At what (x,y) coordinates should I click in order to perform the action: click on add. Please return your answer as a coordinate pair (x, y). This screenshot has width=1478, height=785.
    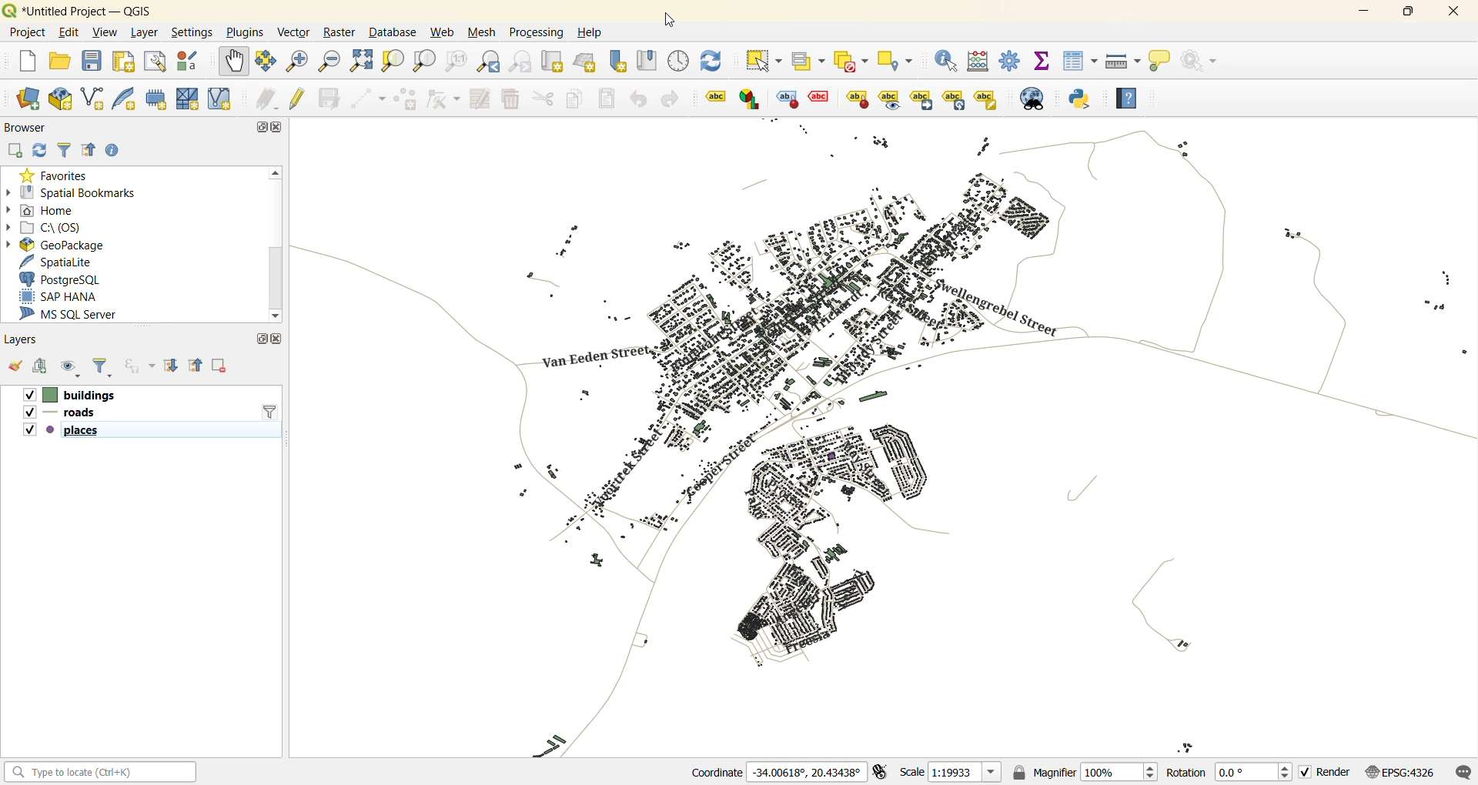
    Looking at the image, I should click on (38, 365).